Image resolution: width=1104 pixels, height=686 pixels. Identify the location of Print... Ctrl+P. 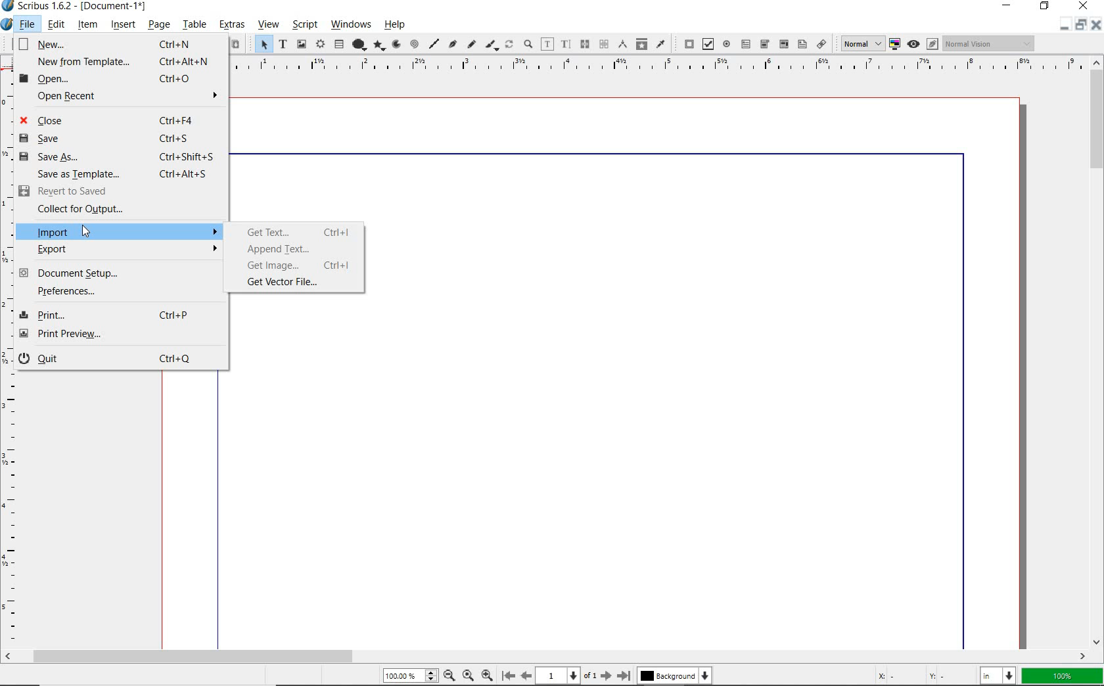
(118, 315).